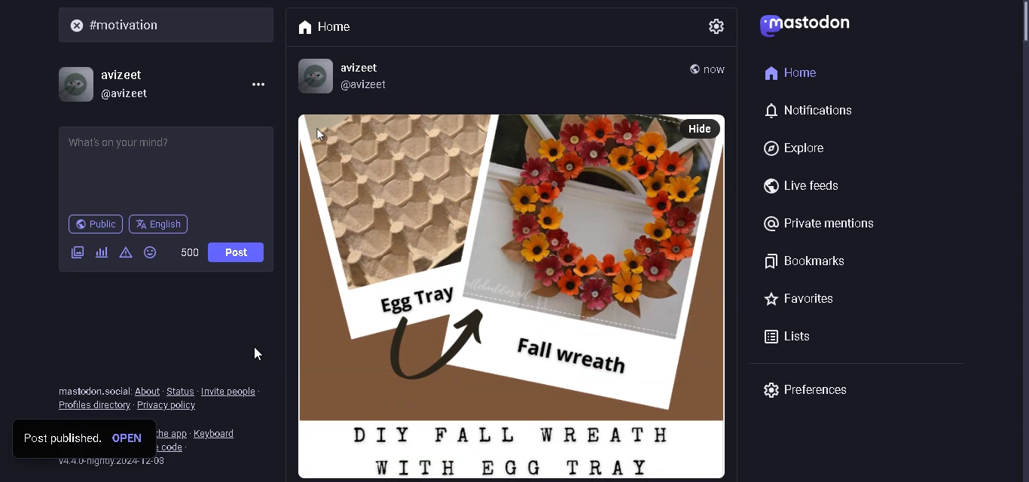  I want to click on post, so click(238, 255).